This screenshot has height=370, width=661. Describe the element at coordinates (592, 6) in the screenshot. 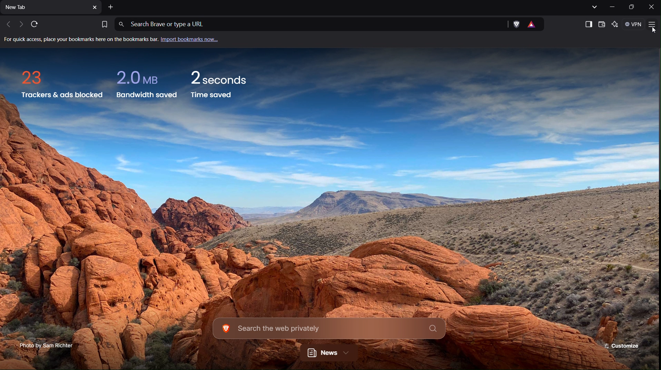

I see `List all tabs` at that location.